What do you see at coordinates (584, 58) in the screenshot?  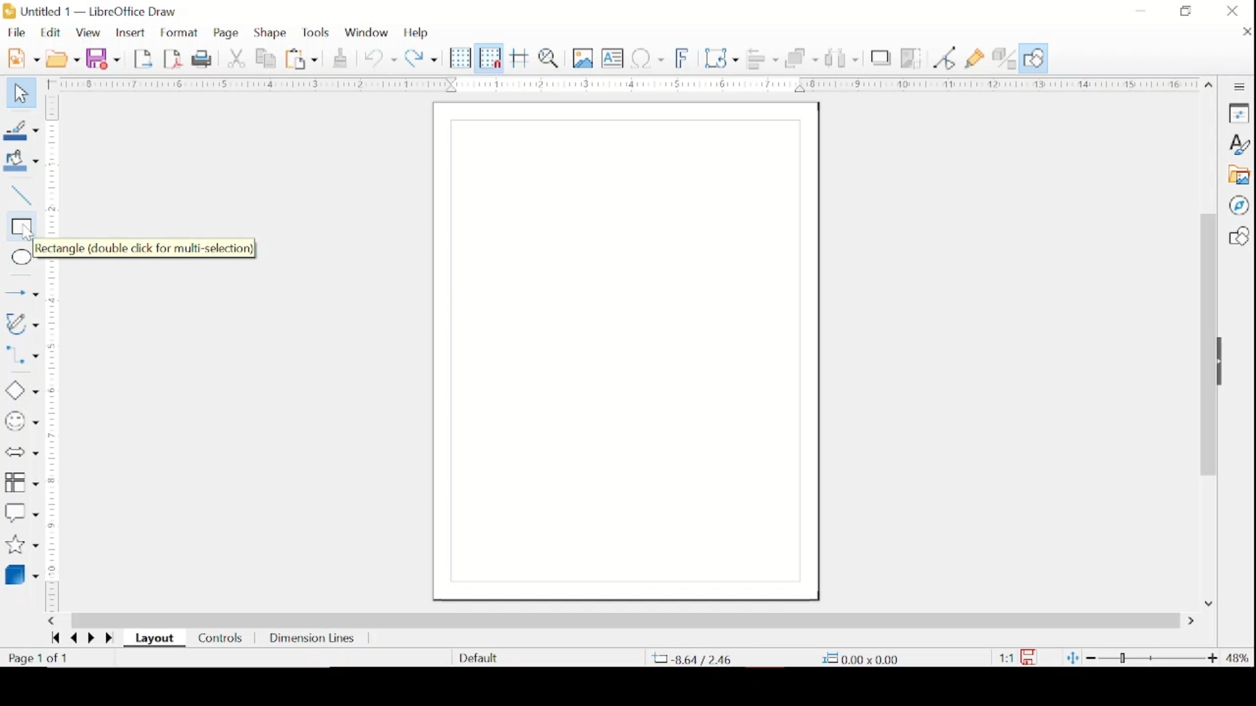 I see `insert image` at bounding box center [584, 58].